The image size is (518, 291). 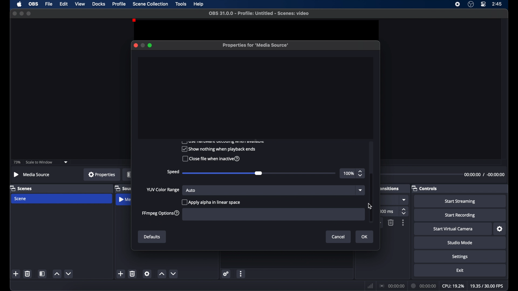 I want to click on delete, so click(x=28, y=273).